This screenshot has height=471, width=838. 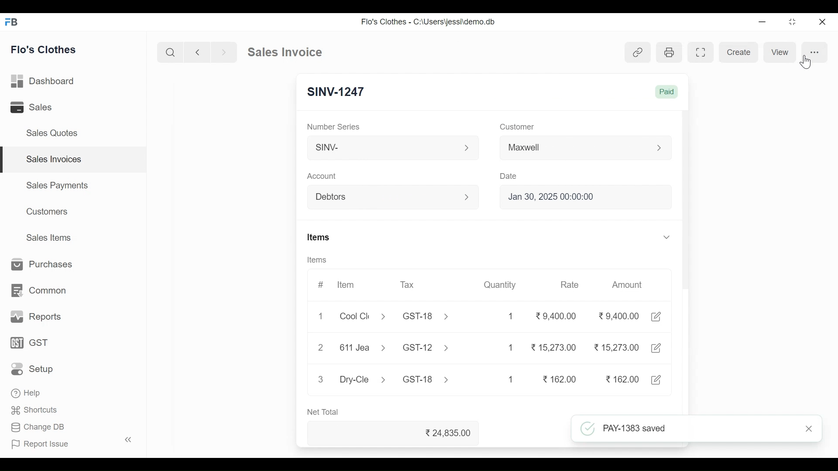 What do you see at coordinates (556, 314) in the screenshot?
I see `9,400.00` at bounding box center [556, 314].